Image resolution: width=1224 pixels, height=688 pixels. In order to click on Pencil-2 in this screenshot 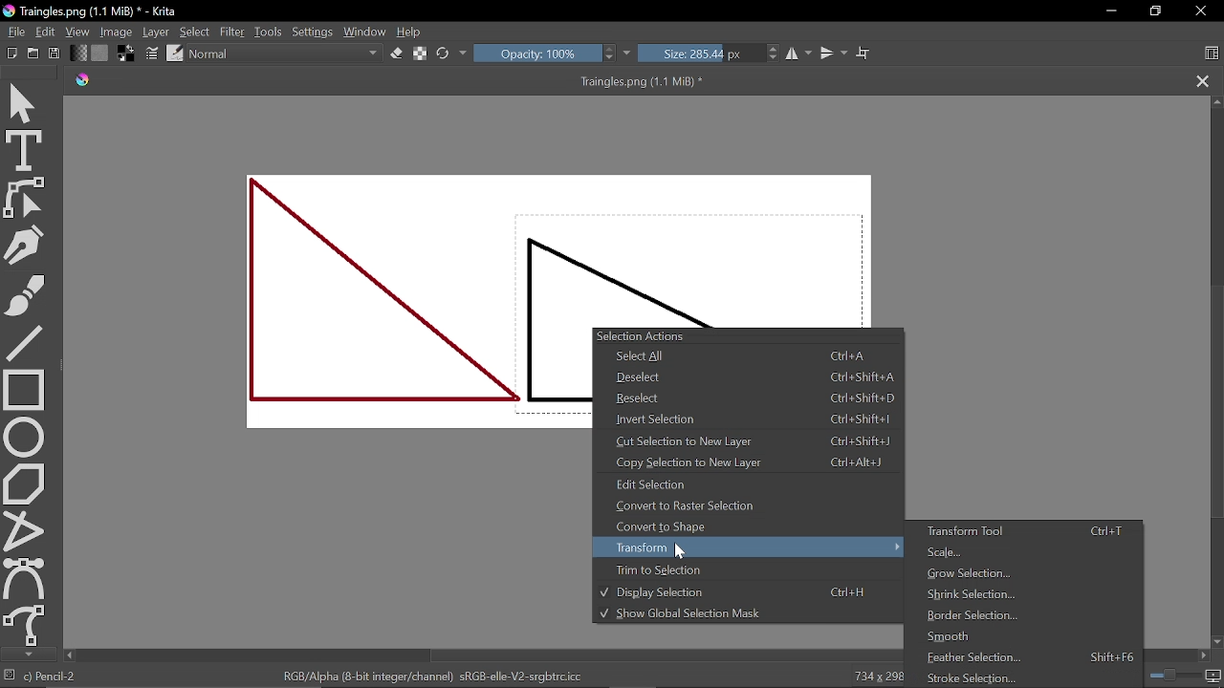, I will do `click(55, 677)`.